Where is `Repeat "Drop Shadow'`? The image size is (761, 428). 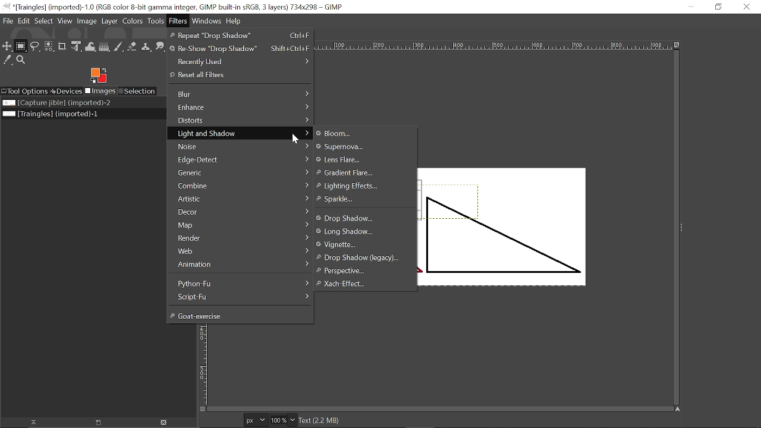
Repeat "Drop Shadow' is located at coordinates (240, 35).